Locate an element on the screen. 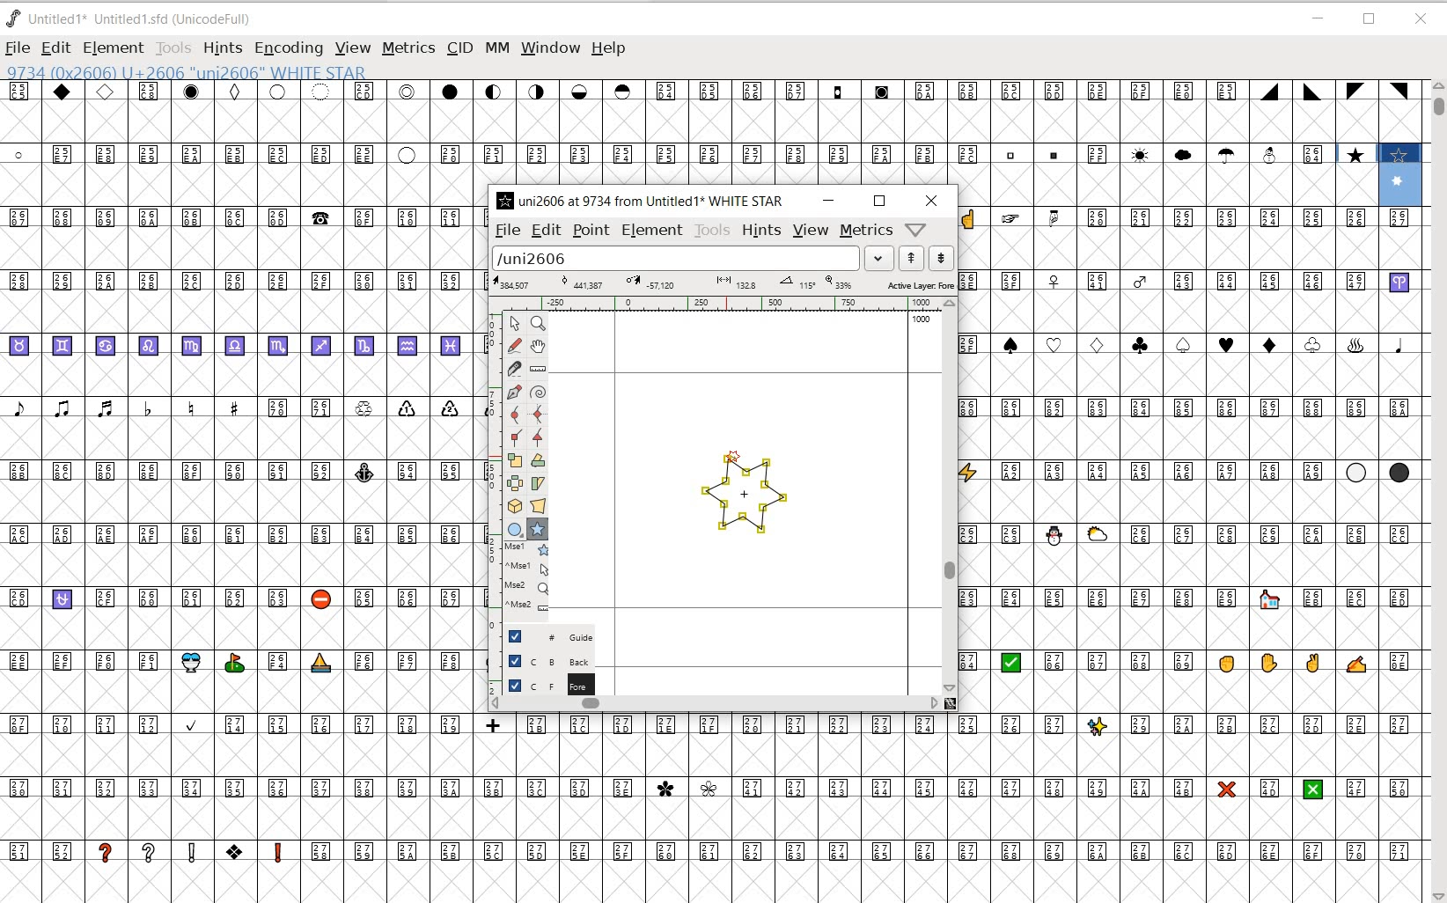  ADD A CORNER POINT is located at coordinates (518, 439).